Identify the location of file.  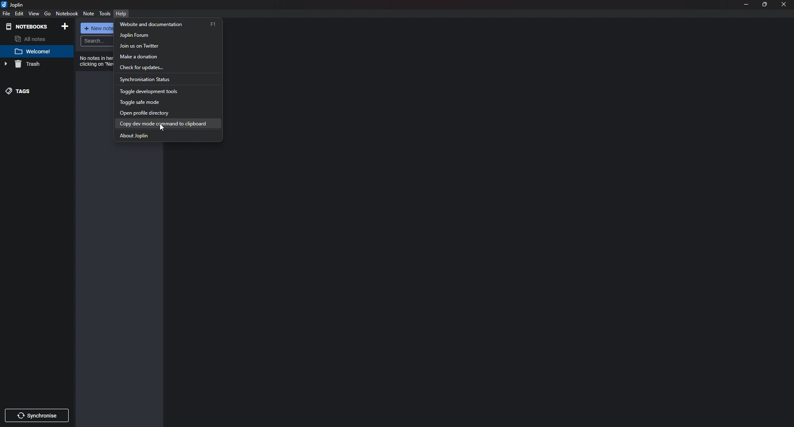
(6, 14).